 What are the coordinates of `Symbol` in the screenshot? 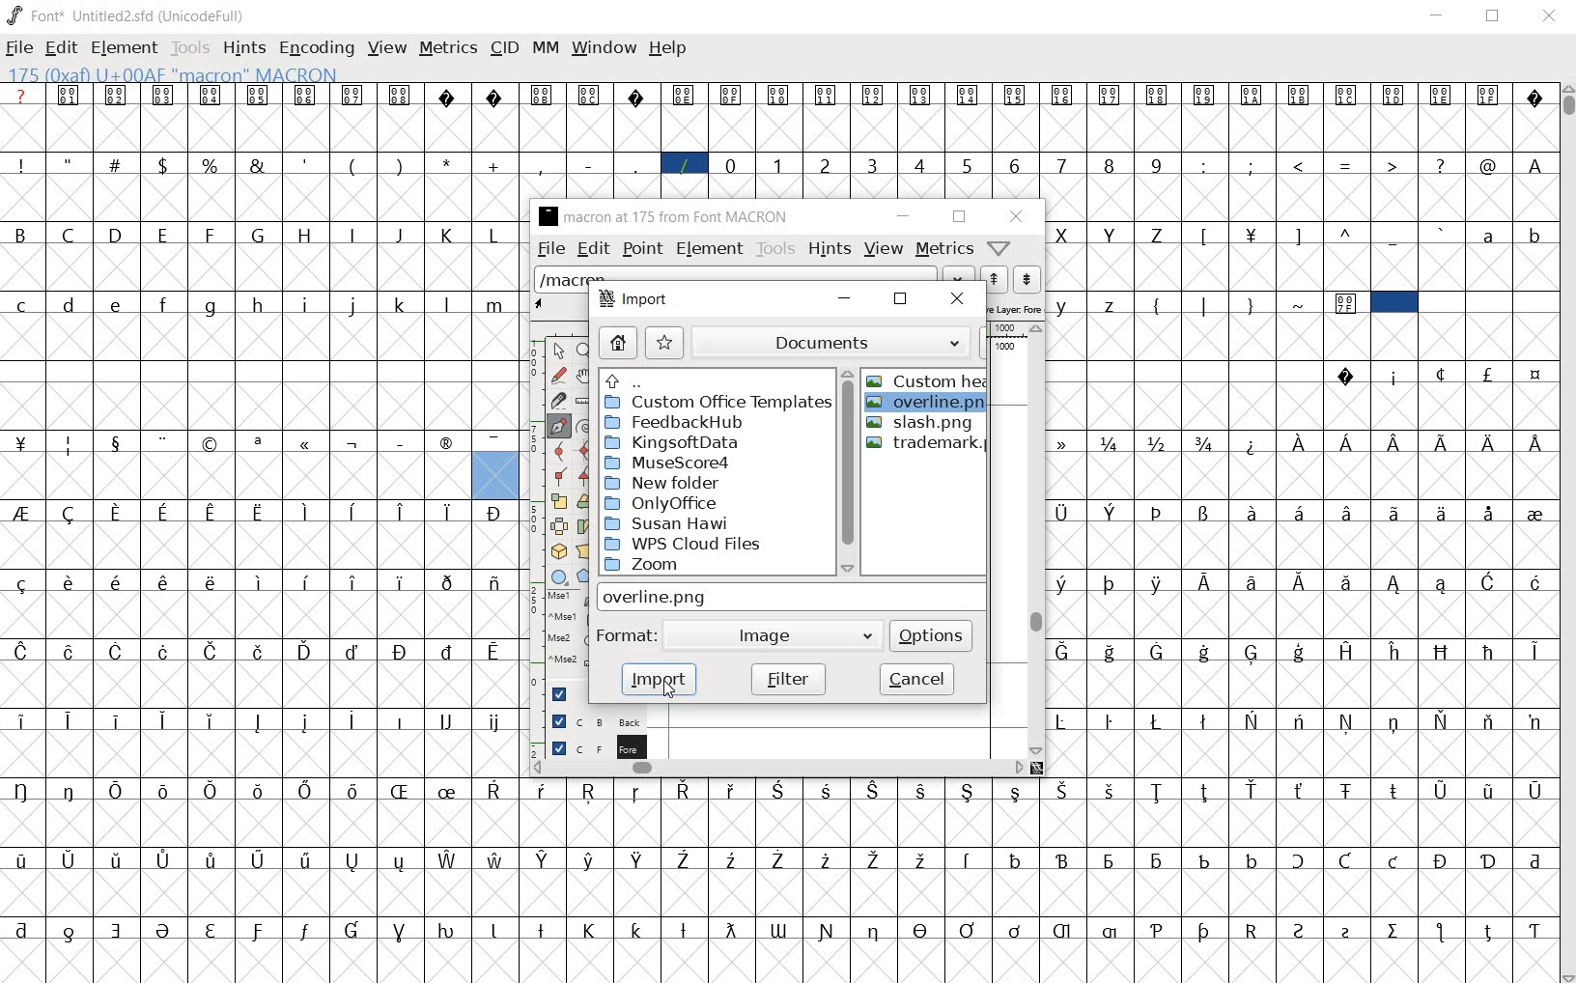 It's located at (259, 441).